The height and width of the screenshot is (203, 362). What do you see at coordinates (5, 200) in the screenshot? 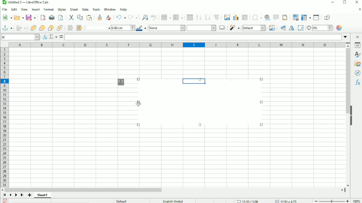
I see `Save` at bounding box center [5, 200].